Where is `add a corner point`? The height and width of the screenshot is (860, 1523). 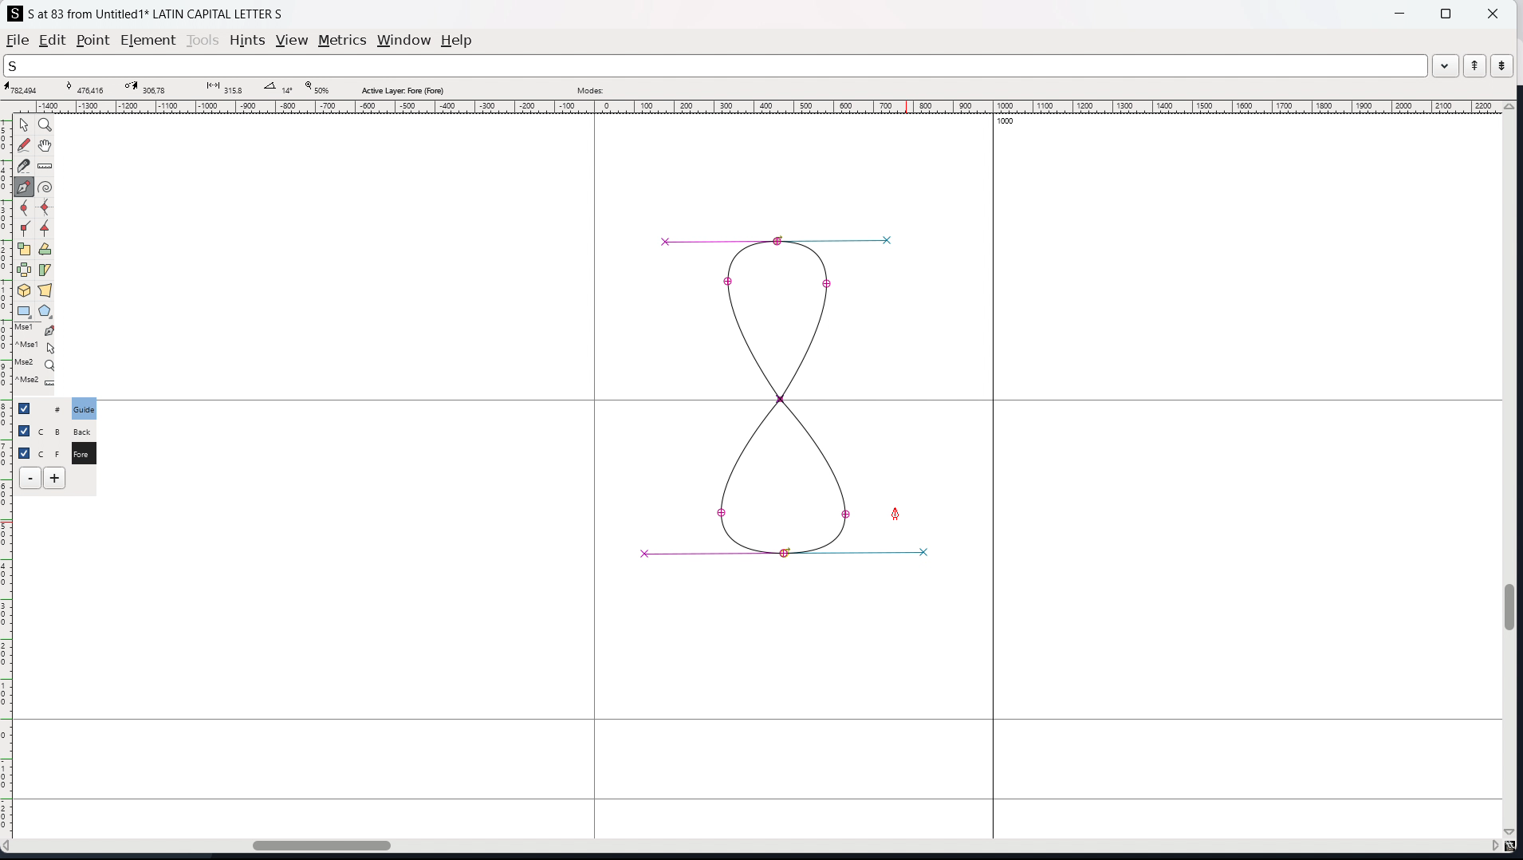
add a corner point is located at coordinates (25, 230).